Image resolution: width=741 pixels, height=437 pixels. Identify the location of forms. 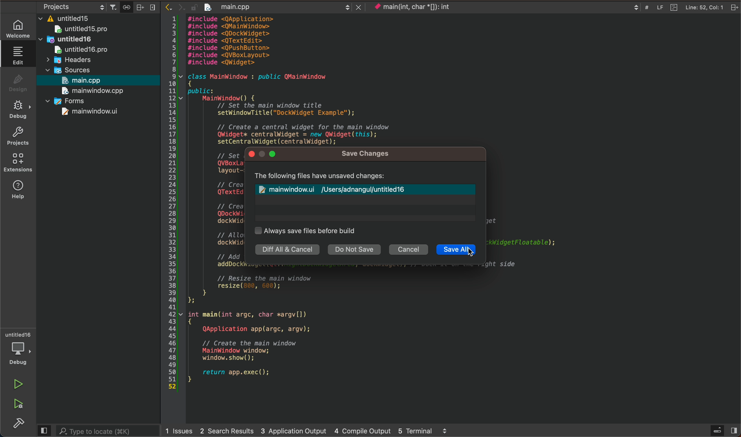
(71, 101).